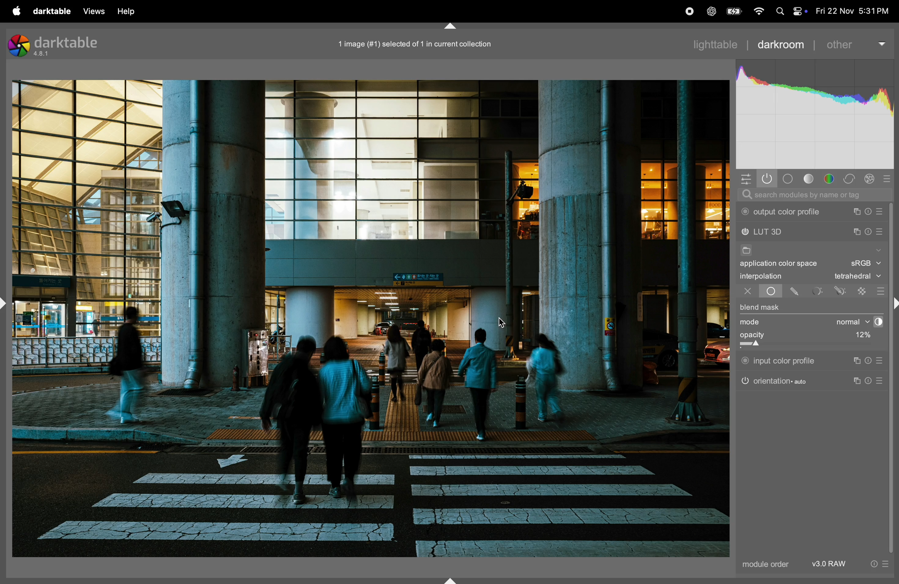 This screenshot has width=899, height=584. Describe the element at coordinates (796, 292) in the screenshot. I see `drawn mask` at that location.